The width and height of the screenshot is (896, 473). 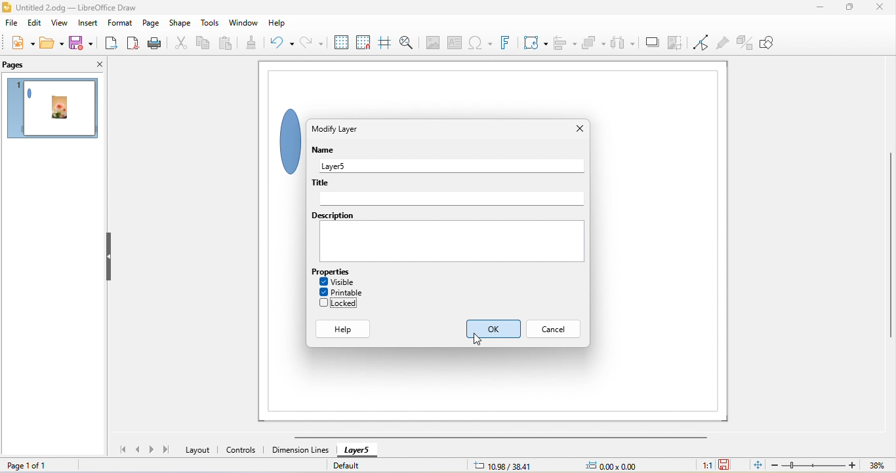 What do you see at coordinates (406, 43) in the screenshot?
I see `zoom and pan` at bounding box center [406, 43].